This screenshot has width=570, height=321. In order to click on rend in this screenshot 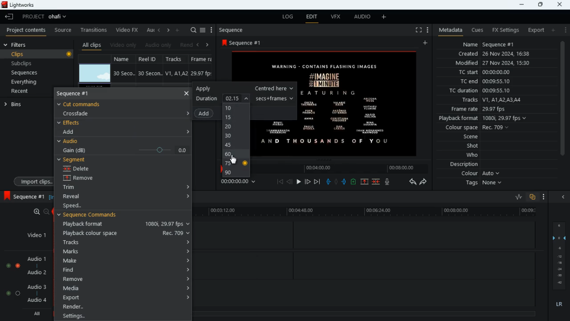, I will do `click(186, 45)`.